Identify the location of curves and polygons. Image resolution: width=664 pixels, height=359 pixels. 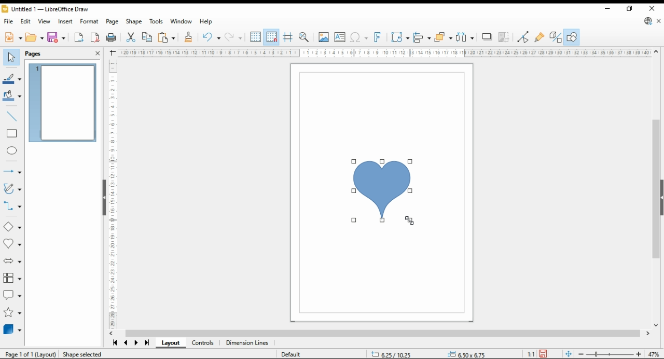
(12, 189).